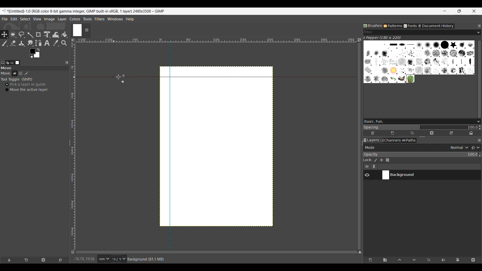 The width and height of the screenshot is (482, 271). I want to click on Undo history, so click(13, 63).